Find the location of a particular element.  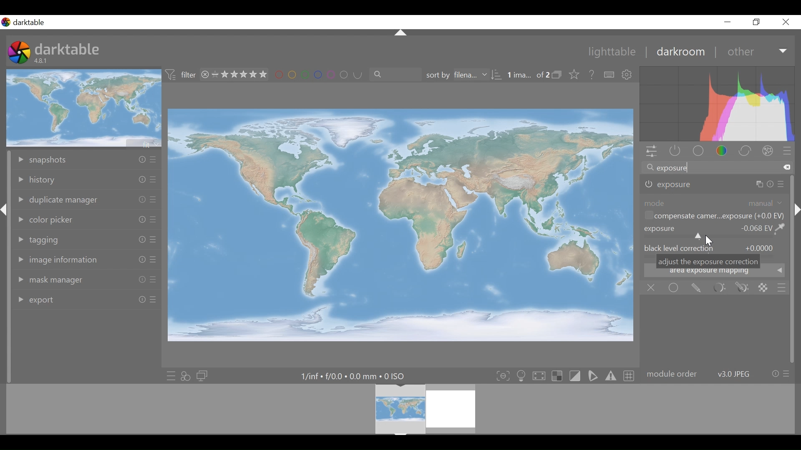

duplicate manager is located at coordinates (86, 201).